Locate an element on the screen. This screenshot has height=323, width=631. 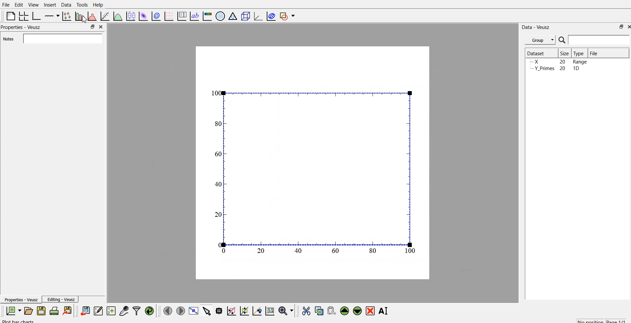
3D scene is located at coordinates (246, 17).